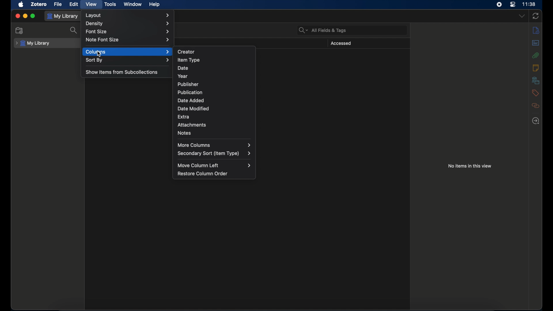 This screenshot has height=311, width=553. I want to click on density, so click(128, 24).